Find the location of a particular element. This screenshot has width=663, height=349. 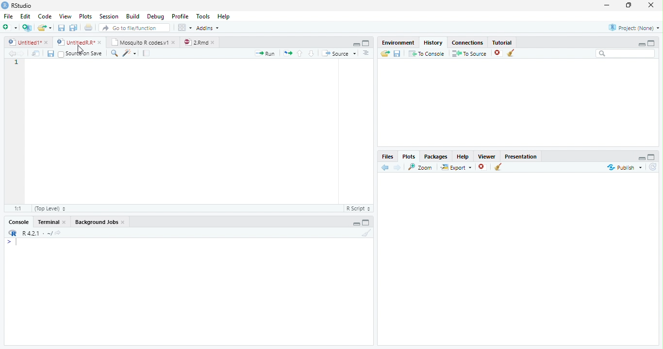

Go to next section of code is located at coordinates (312, 53).